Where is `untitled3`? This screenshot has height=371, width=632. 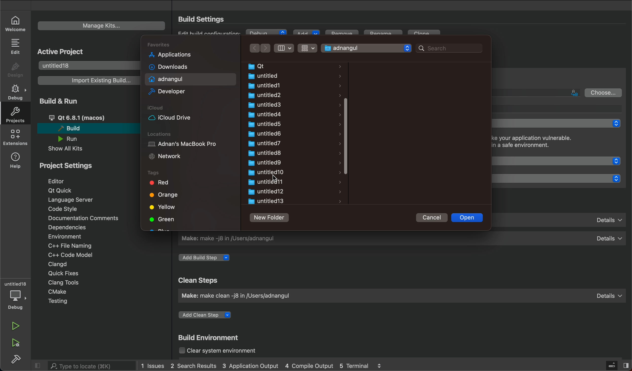
untitled3 is located at coordinates (287, 105).